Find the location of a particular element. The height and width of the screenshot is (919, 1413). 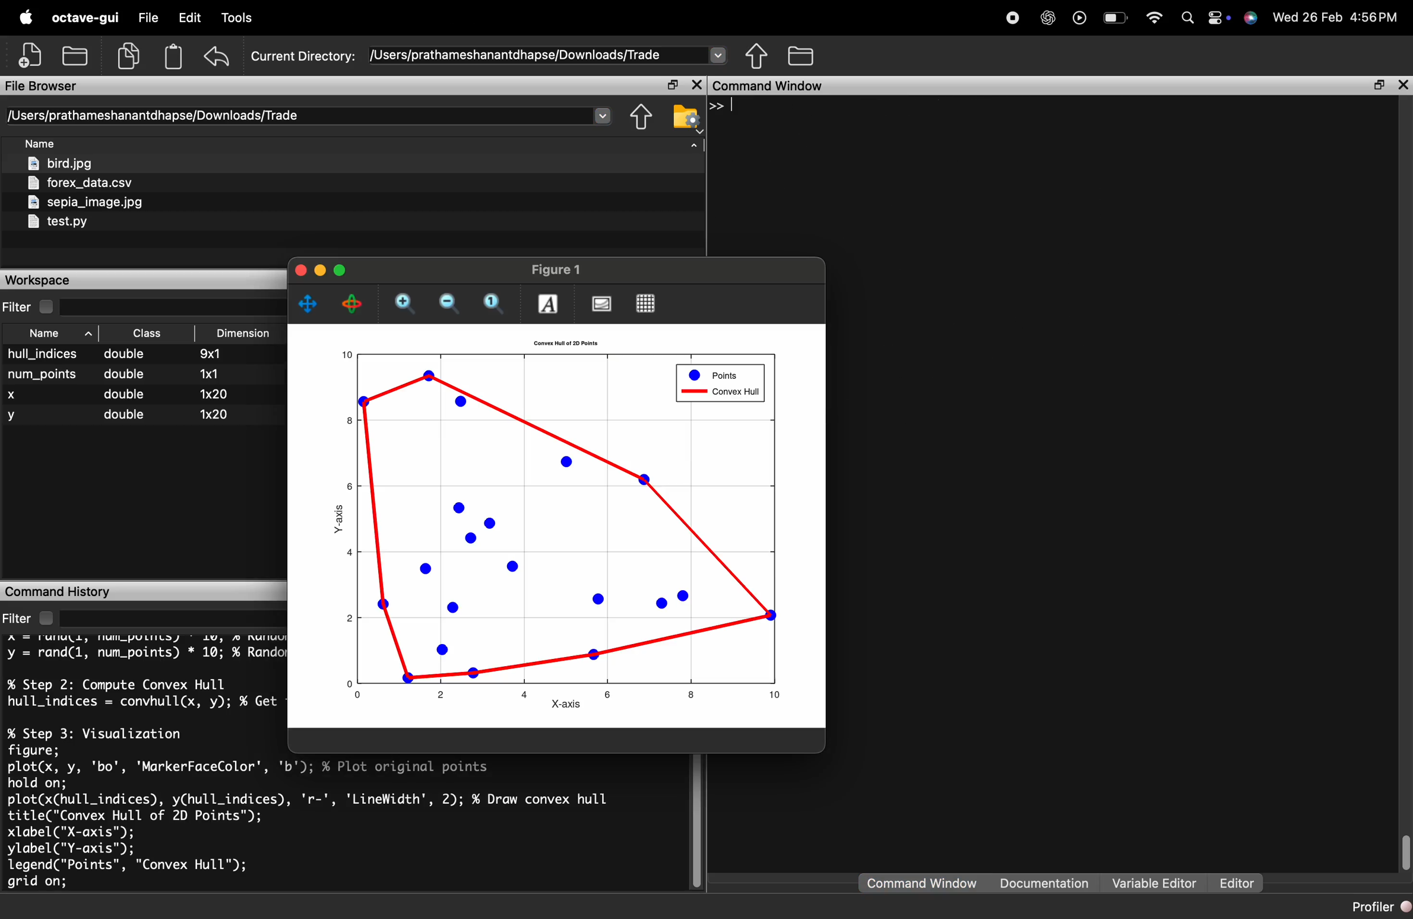

[EE is located at coordinates (147, 333).